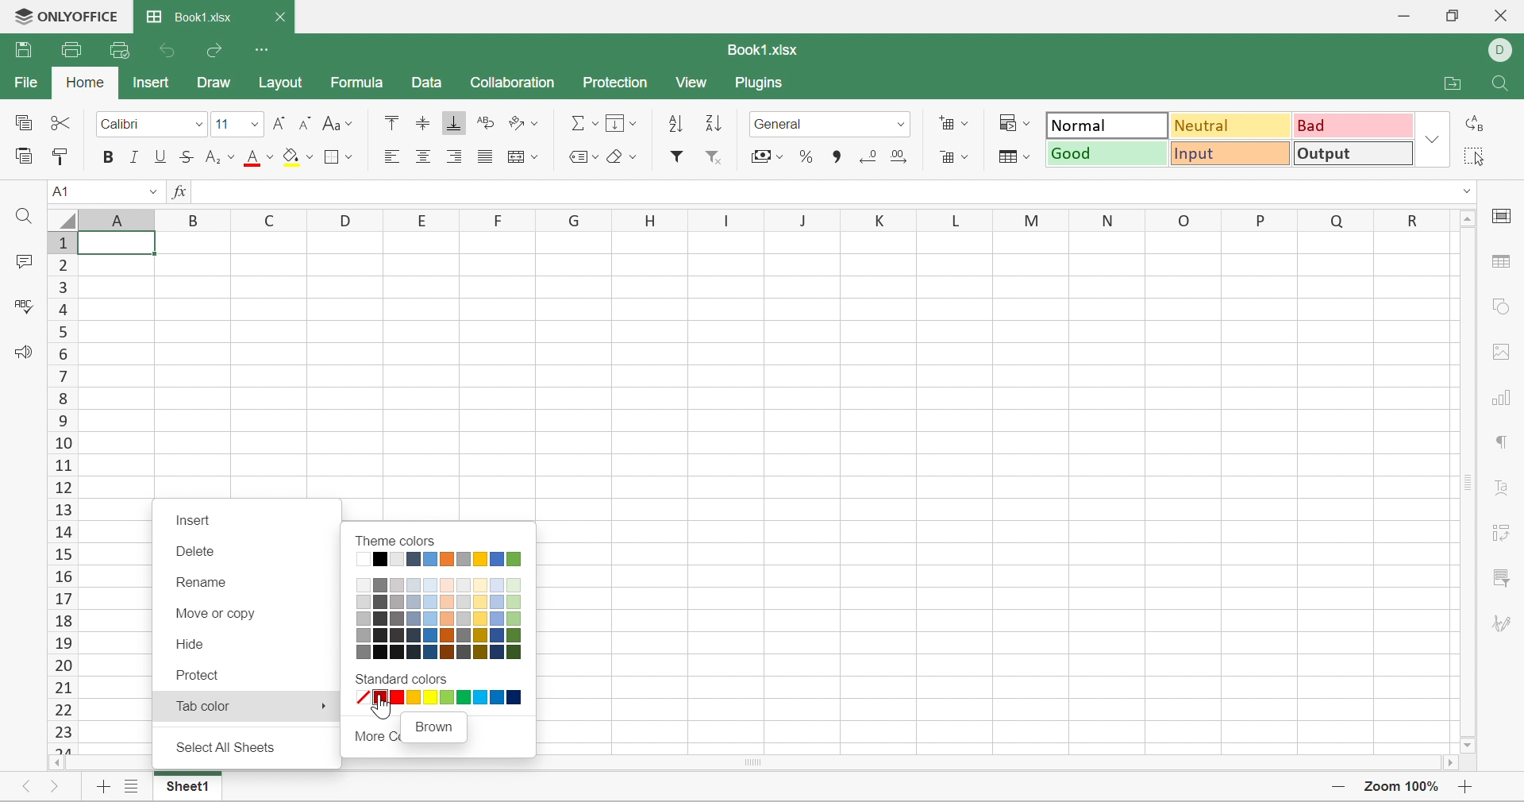  I want to click on Underline, so click(159, 160).